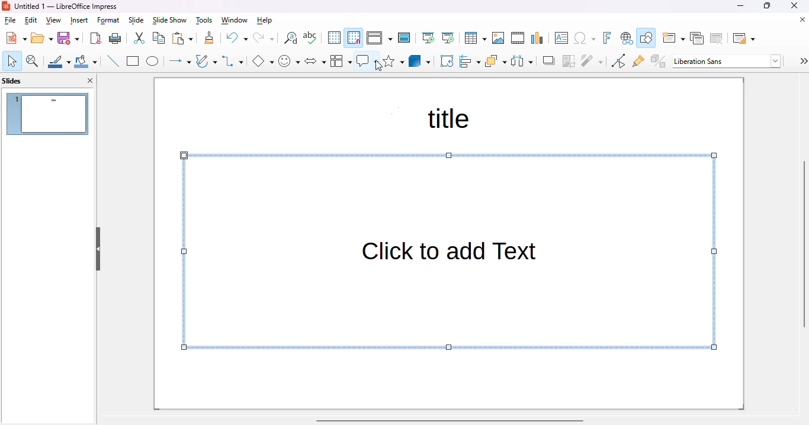 The height and width of the screenshot is (425, 809). I want to click on new slide, so click(673, 38).